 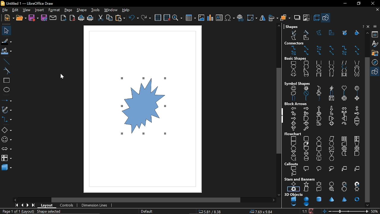 I want to click on Connectors, so click(x=323, y=48).